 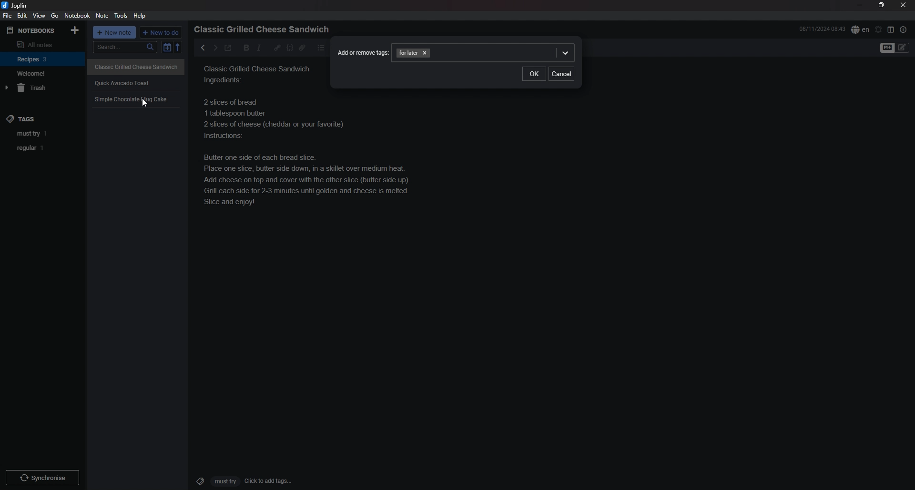 I want to click on new note, so click(x=115, y=33).